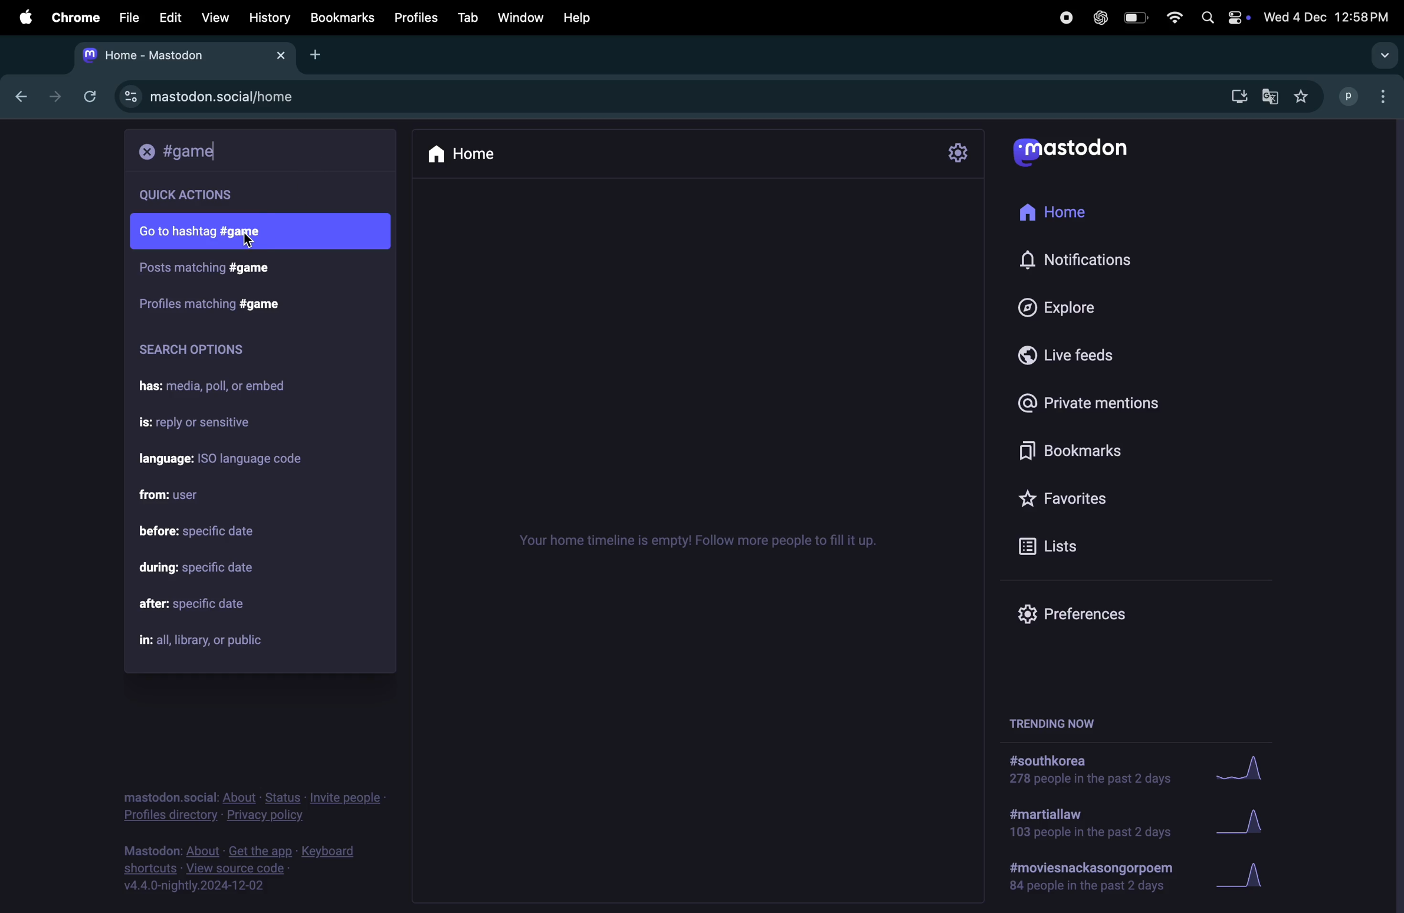 The image size is (1404, 913). Describe the element at coordinates (1243, 822) in the screenshot. I see `Graph` at that location.